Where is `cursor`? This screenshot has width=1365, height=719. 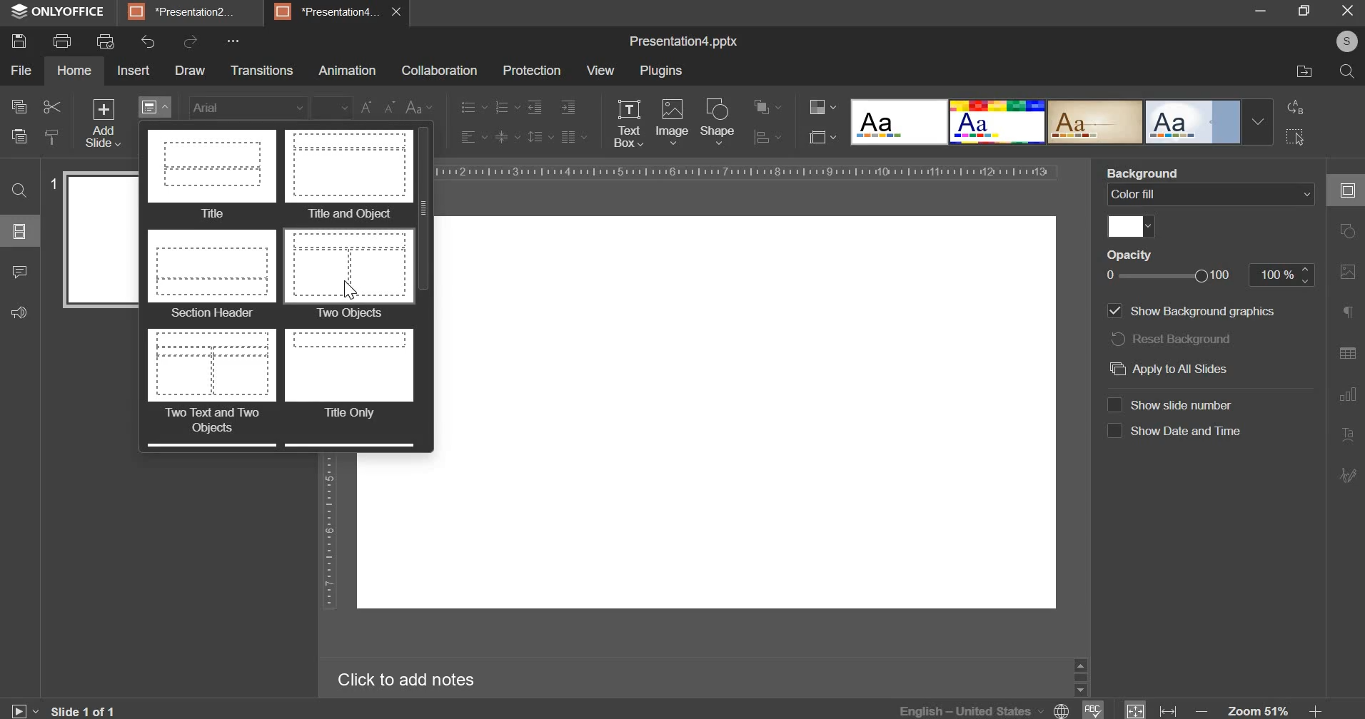 cursor is located at coordinates (353, 290).